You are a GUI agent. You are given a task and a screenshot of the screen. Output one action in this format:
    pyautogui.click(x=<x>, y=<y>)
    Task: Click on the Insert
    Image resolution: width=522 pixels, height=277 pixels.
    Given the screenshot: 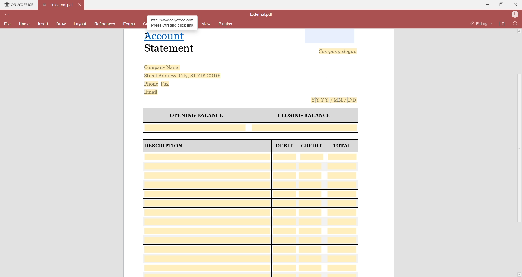 What is the action you would take?
    pyautogui.click(x=44, y=24)
    